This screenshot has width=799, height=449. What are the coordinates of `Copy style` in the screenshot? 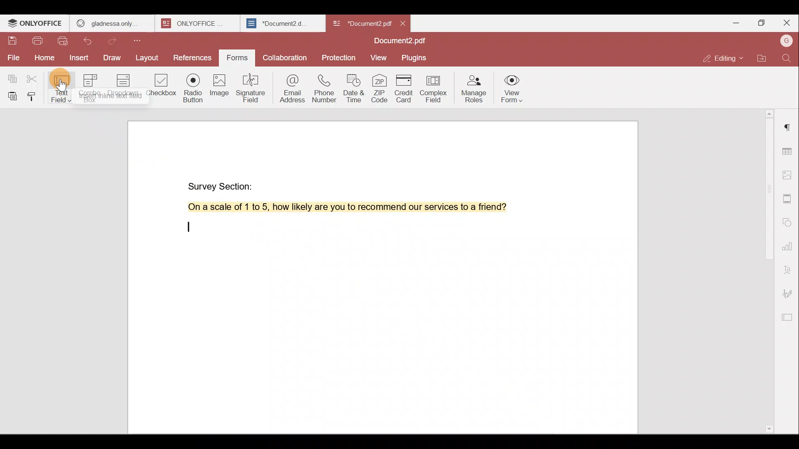 It's located at (33, 96).